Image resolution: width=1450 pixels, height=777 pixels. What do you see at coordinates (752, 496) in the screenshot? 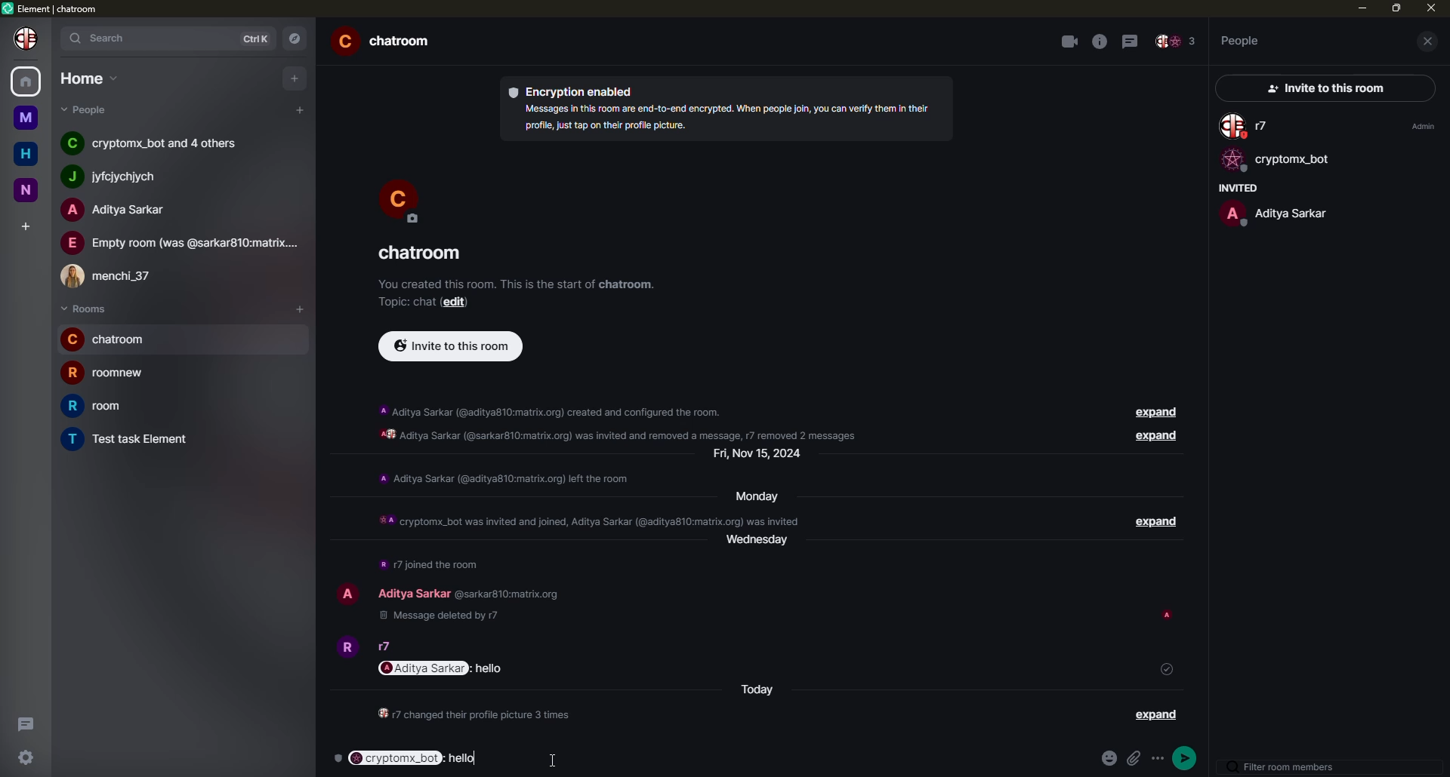
I see `day` at bounding box center [752, 496].